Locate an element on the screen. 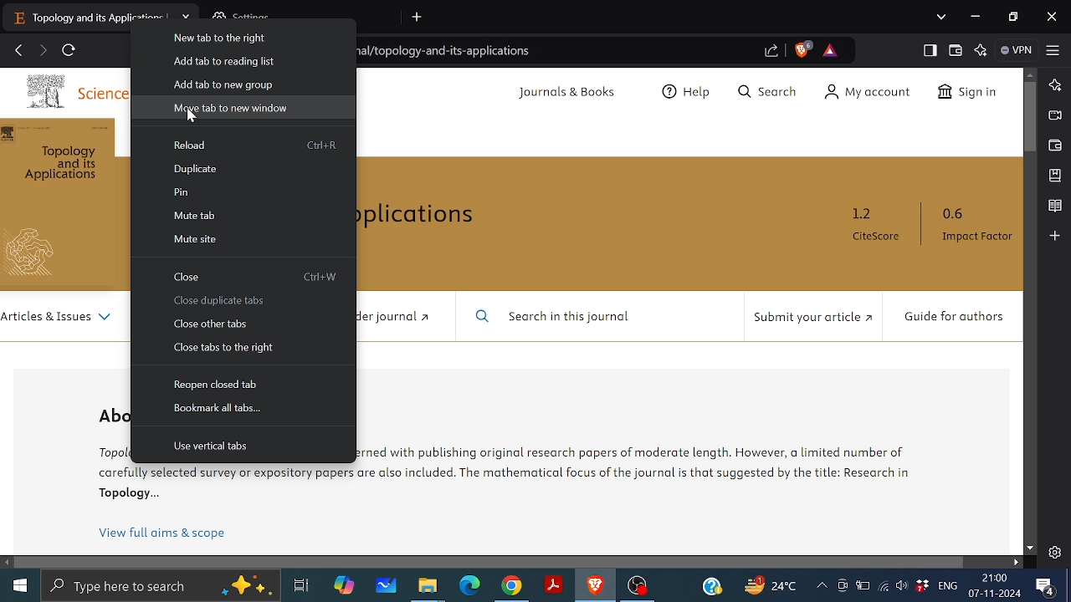 This screenshot has height=602, width=1071. Reopen closed tab is located at coordinates (219, 384).